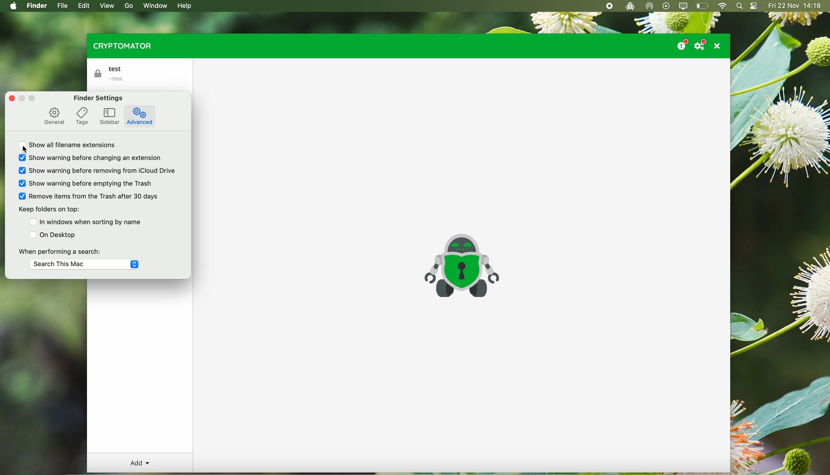  I want to click on battery, so click(703, 7).